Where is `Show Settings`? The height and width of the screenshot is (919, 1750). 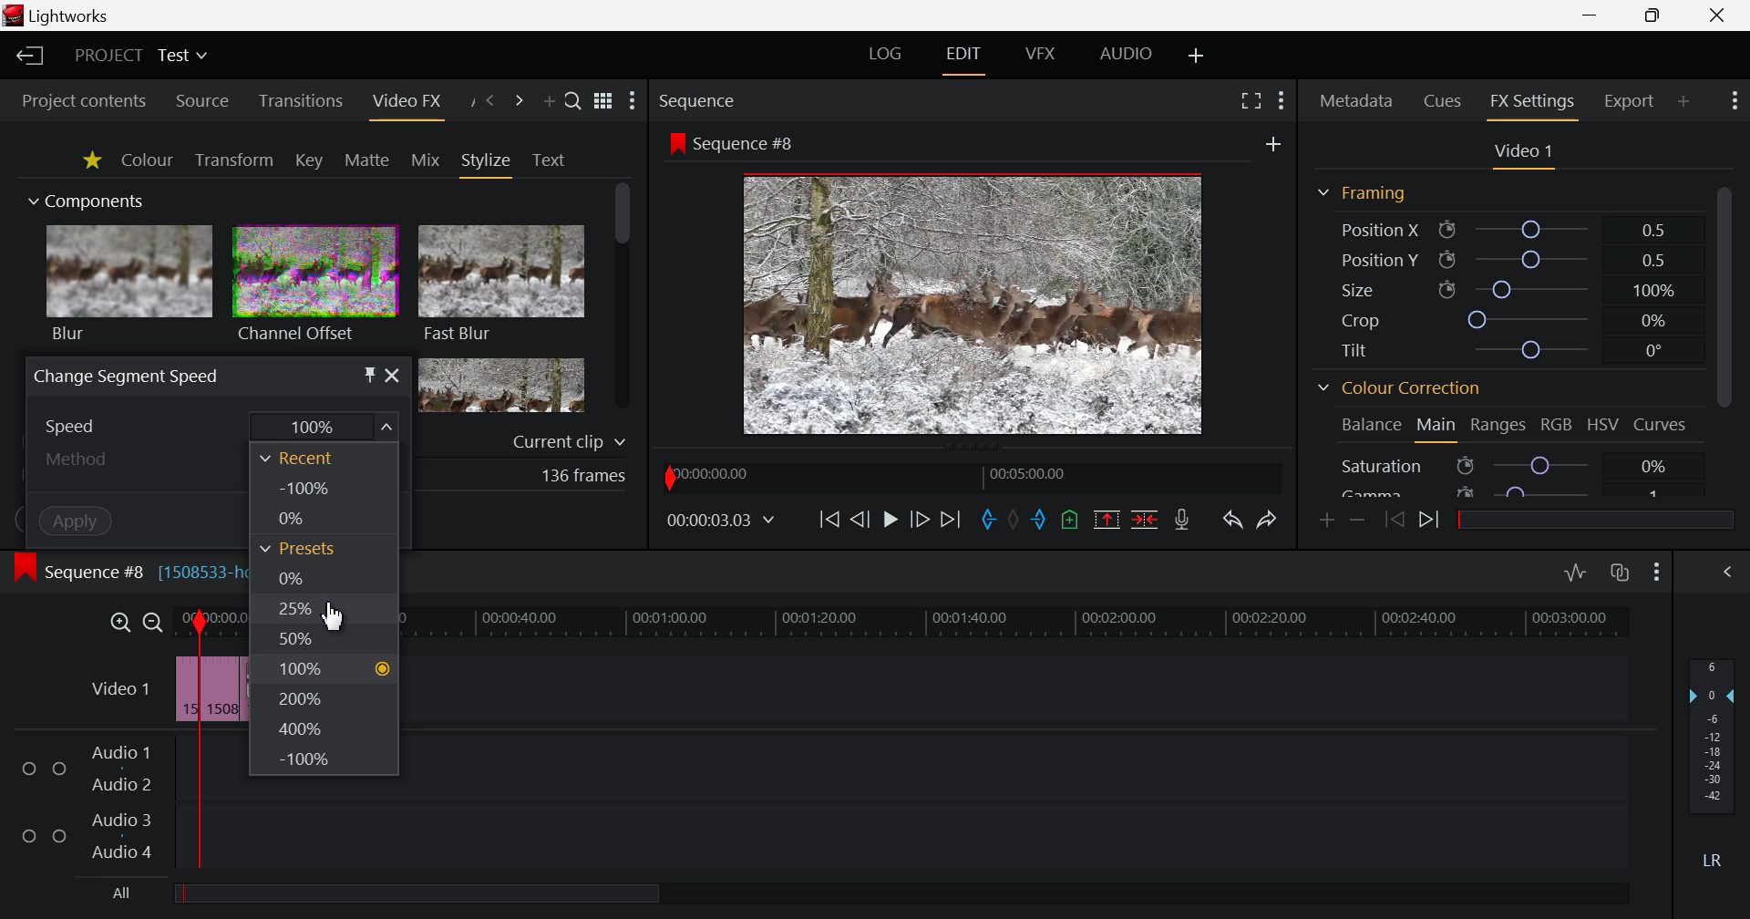
Show Settings is located at coordinates (1657, 574).